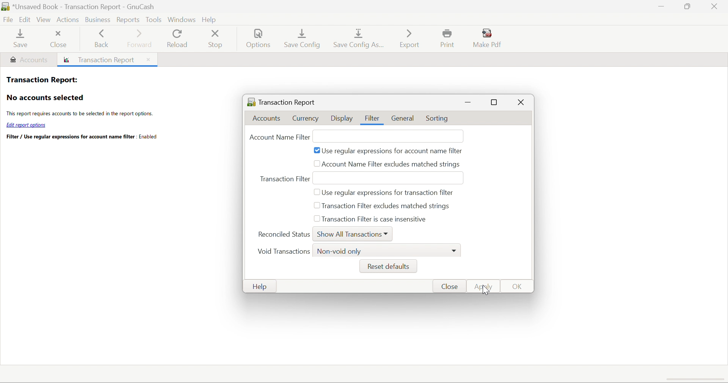 Image resolution: width=728 pixels, height=383 pixels. What do you see at coordinates (318, 191) in the screenshot?
I see `checkbox` at bounding box center [318, 191].